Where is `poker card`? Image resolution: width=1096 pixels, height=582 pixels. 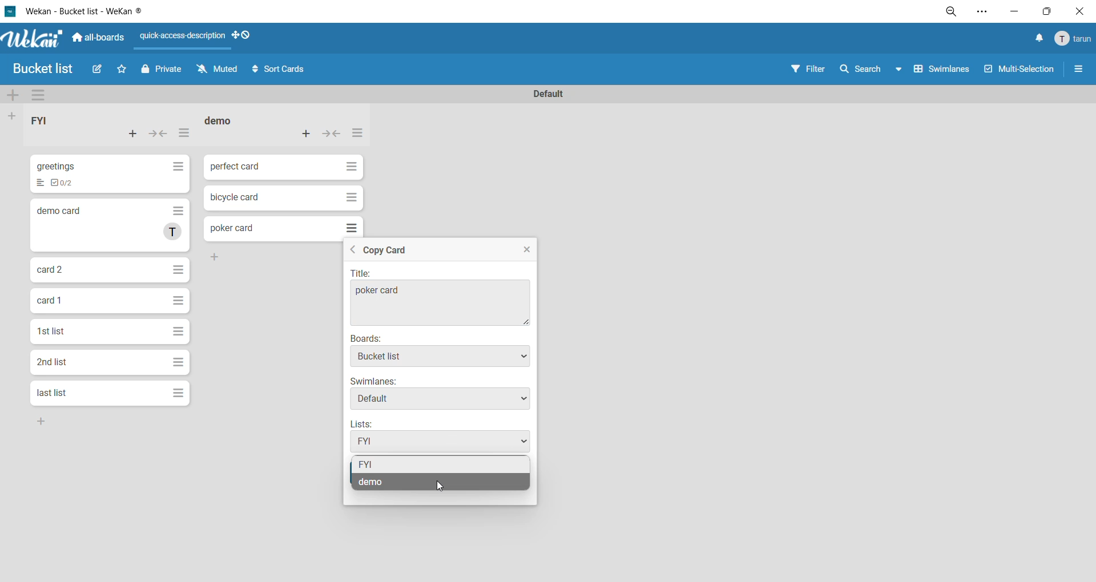 poker card is located at coordinates (232, 228).